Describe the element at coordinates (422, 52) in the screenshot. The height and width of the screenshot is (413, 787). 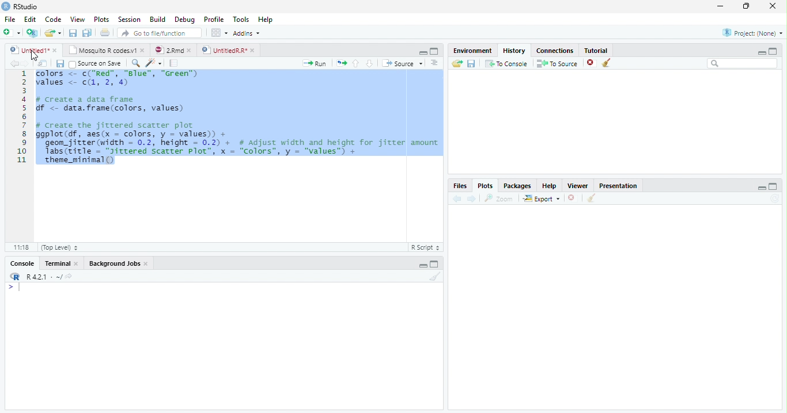
I see `Minimize` at that location.